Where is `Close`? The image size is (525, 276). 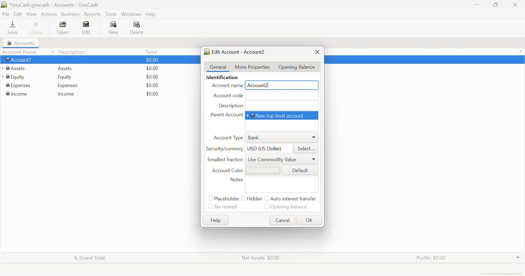 Close is located at coordinates (317, 51).